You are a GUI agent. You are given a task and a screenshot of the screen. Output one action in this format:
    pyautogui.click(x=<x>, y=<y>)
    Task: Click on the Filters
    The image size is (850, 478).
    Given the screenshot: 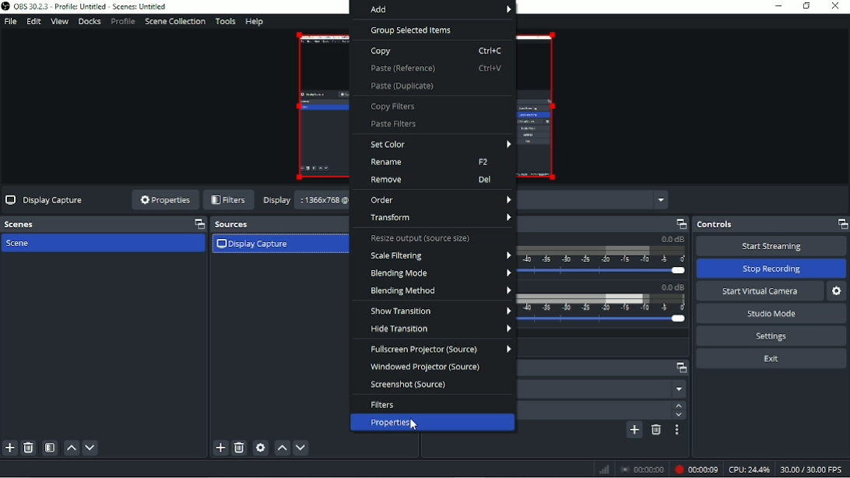 What is the action you would take?
    pyautogui.click(x=228, y=200)
    